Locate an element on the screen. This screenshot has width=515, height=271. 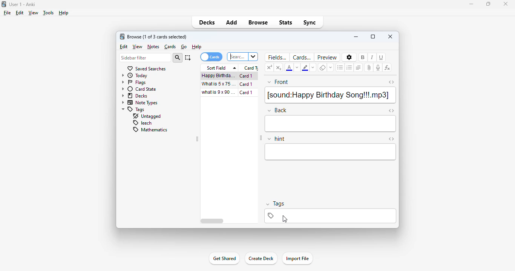
attach pictures/audio/video is located at coordinates (369, 68).